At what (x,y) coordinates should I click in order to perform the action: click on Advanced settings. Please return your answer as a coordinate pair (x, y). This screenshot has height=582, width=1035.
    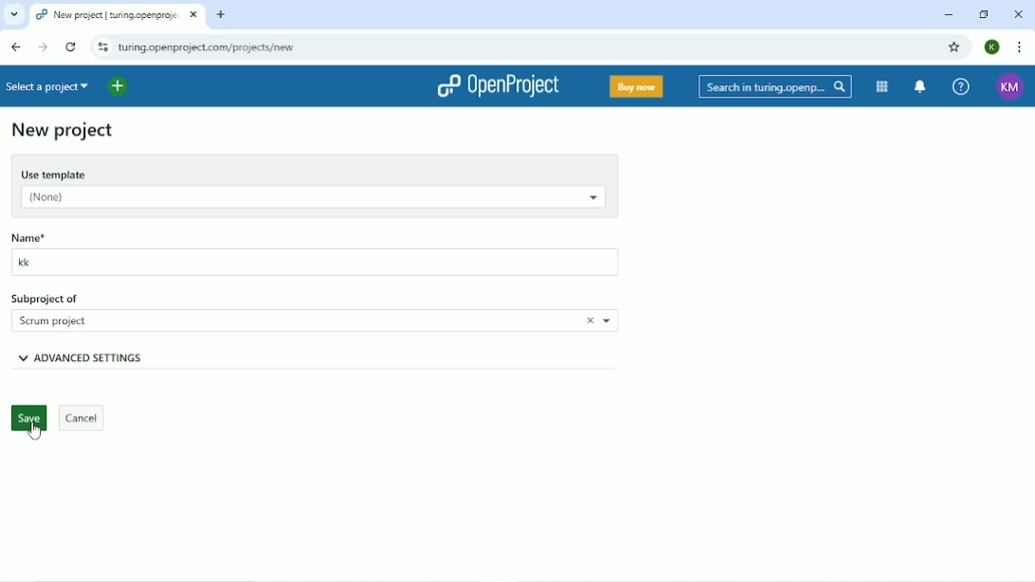
    Looking at the image, I should click on (118, 357).